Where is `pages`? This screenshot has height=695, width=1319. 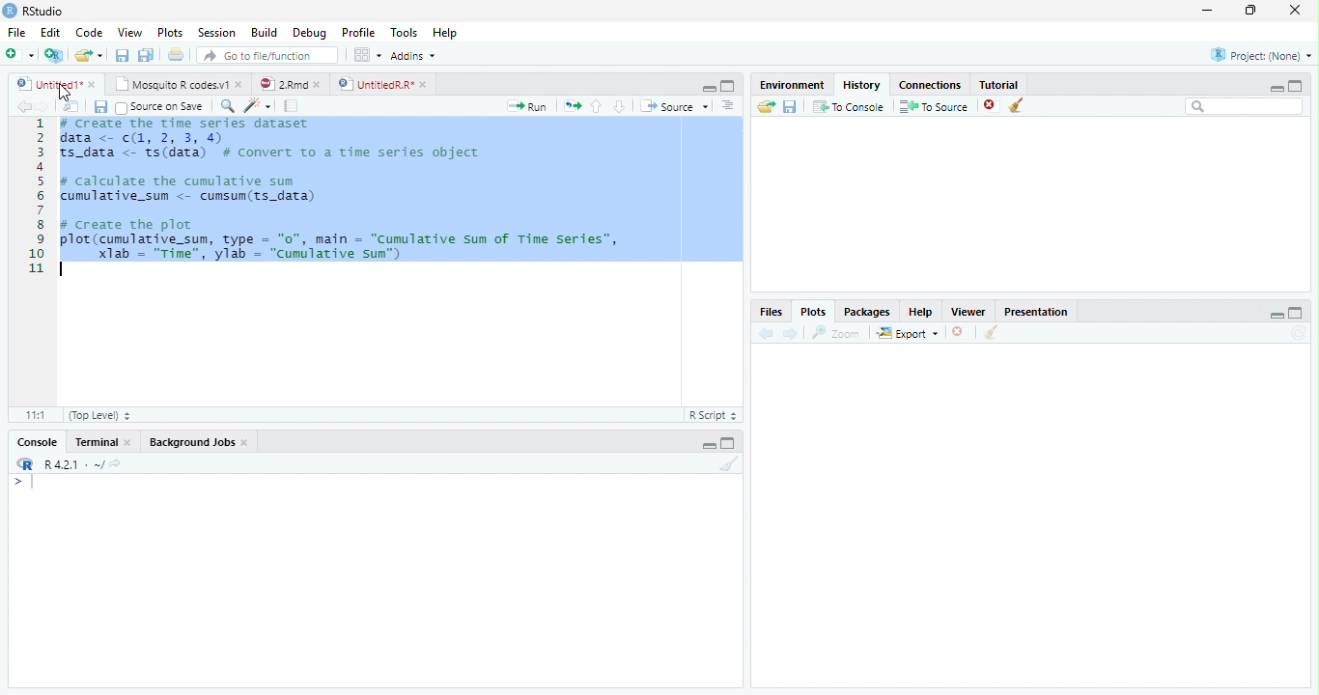
pages is located at coordinates (289, 108).